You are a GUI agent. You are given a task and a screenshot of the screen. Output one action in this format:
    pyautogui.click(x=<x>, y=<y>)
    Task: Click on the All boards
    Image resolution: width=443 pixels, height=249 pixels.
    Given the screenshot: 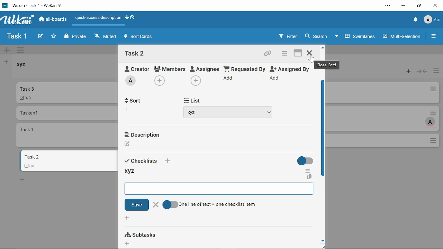 What is the action you would take?
    pyautogui.click(x=53, y=19)
    